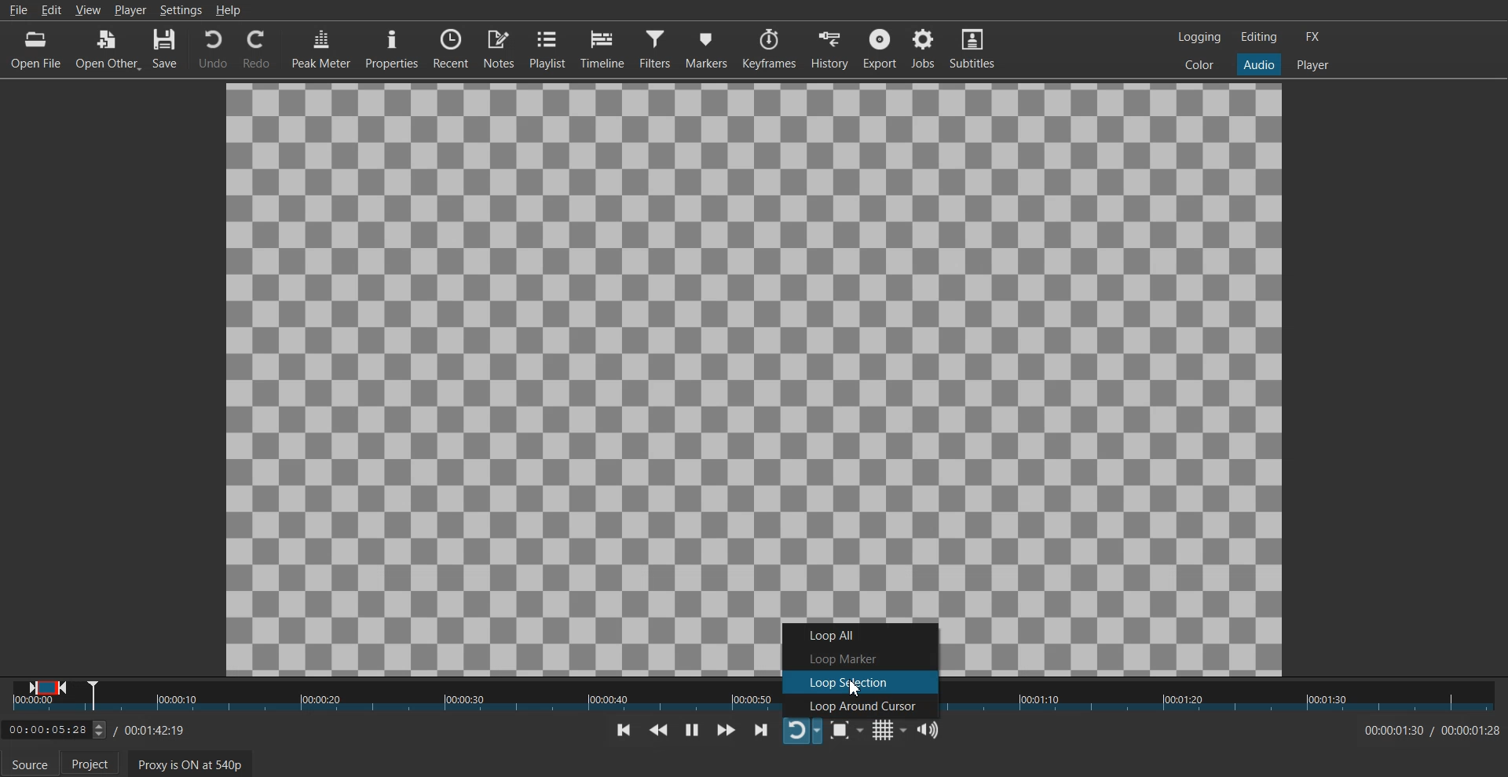 The width and height of the screenshot is (1508, 777). What do you see at coordinates (51, 9) in the screenshot?
I see `Edit` at bounding box center [51, 9].